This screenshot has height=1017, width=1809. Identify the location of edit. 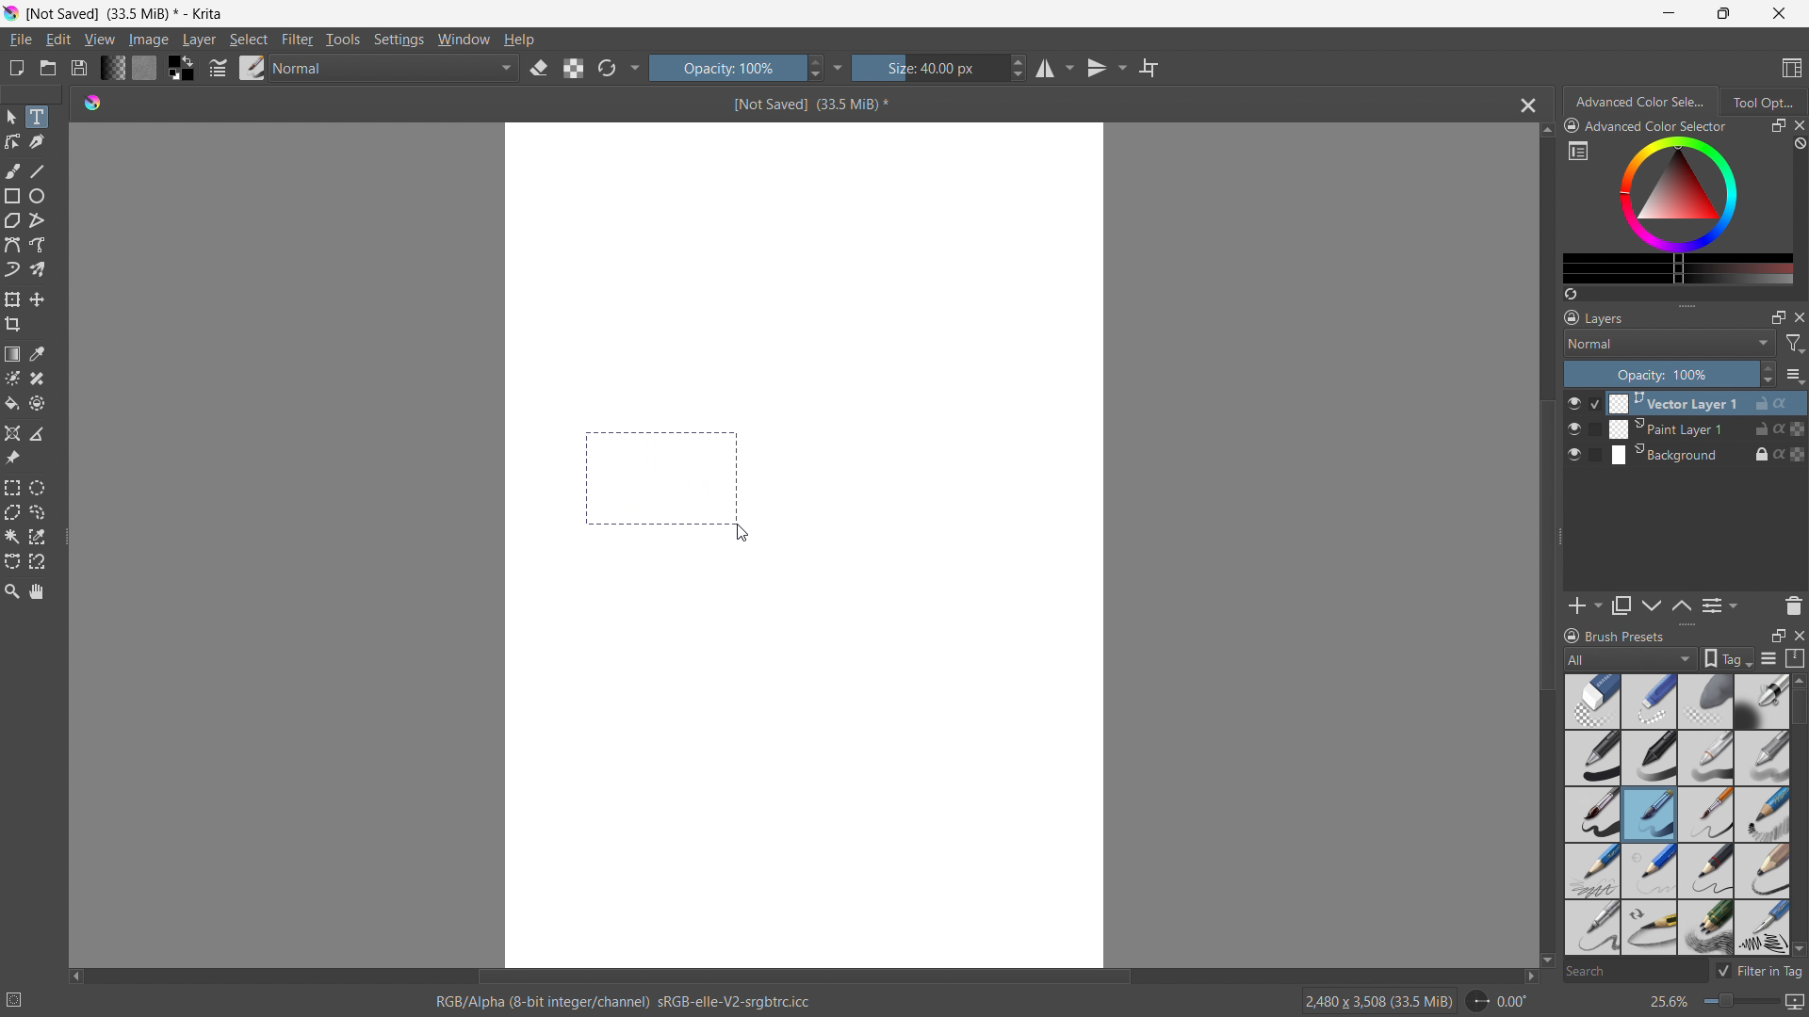
(57, 40).